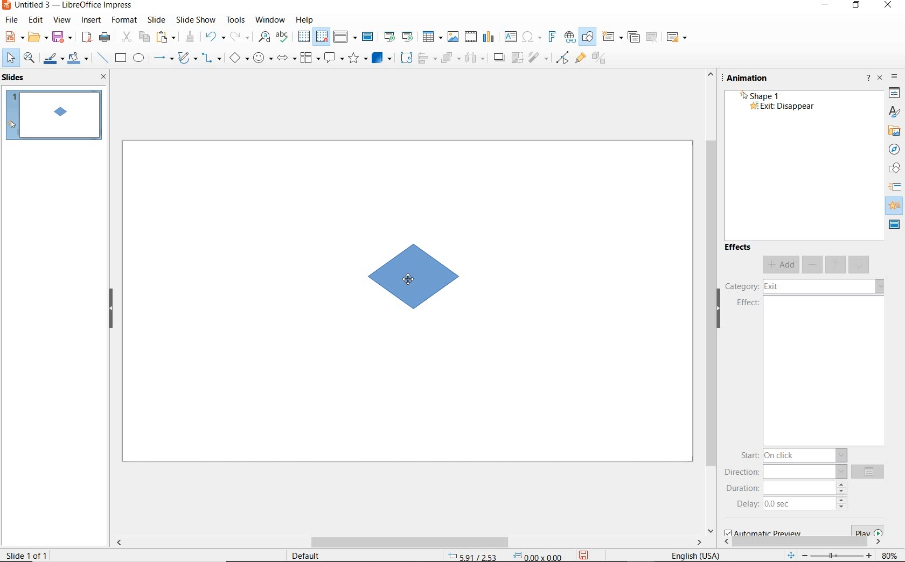 The height and width of the screenshot is (562, 905). I want to click on insert line, so click(103, 57).